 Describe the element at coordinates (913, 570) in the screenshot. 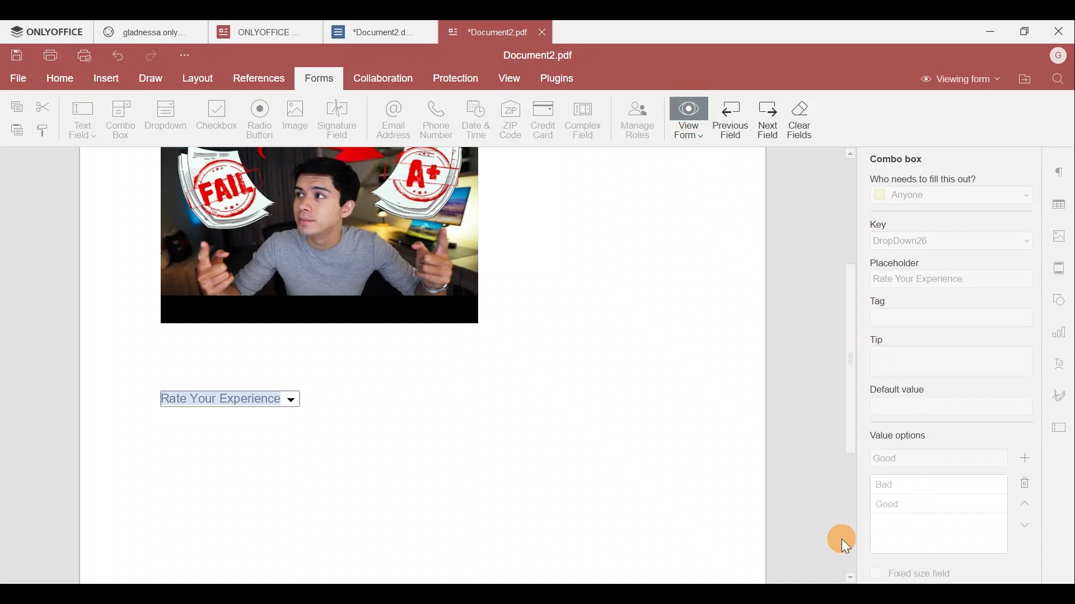

I see `Fixed size field` at that location.